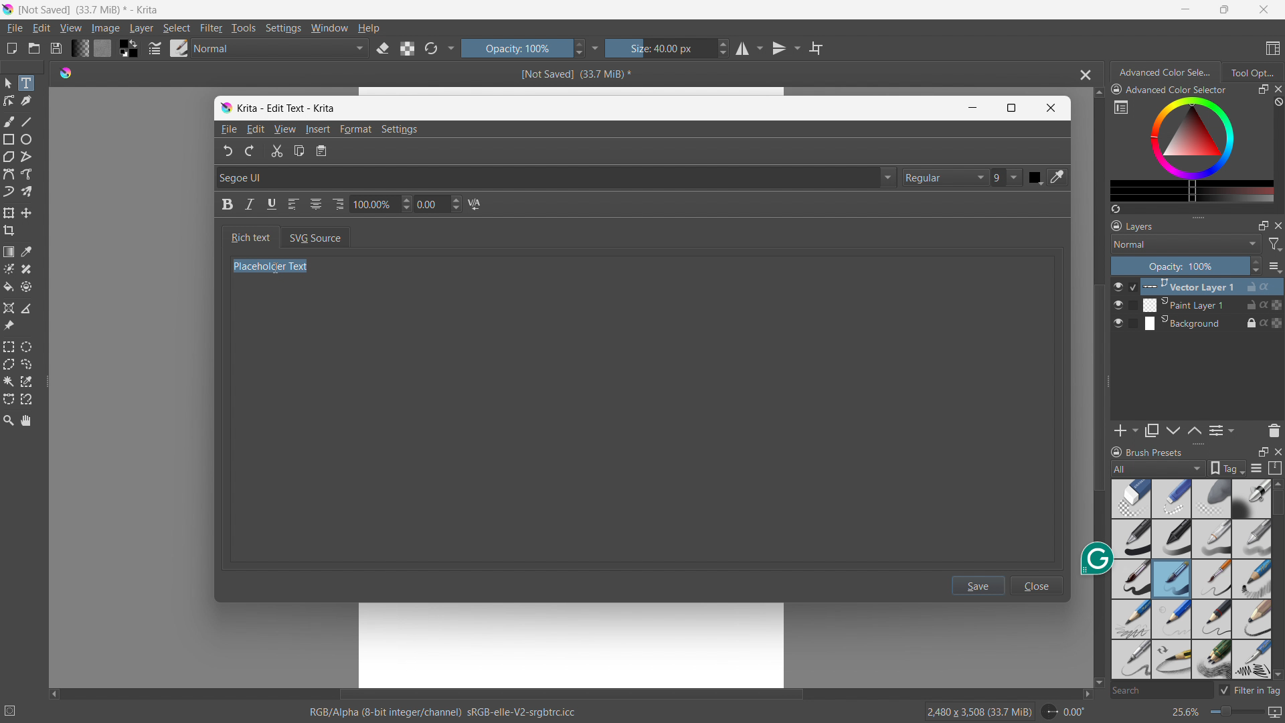 Image resolution: width=1285 pixels, height=723 pixels. I want to click on Blur, so click(1132, 498).